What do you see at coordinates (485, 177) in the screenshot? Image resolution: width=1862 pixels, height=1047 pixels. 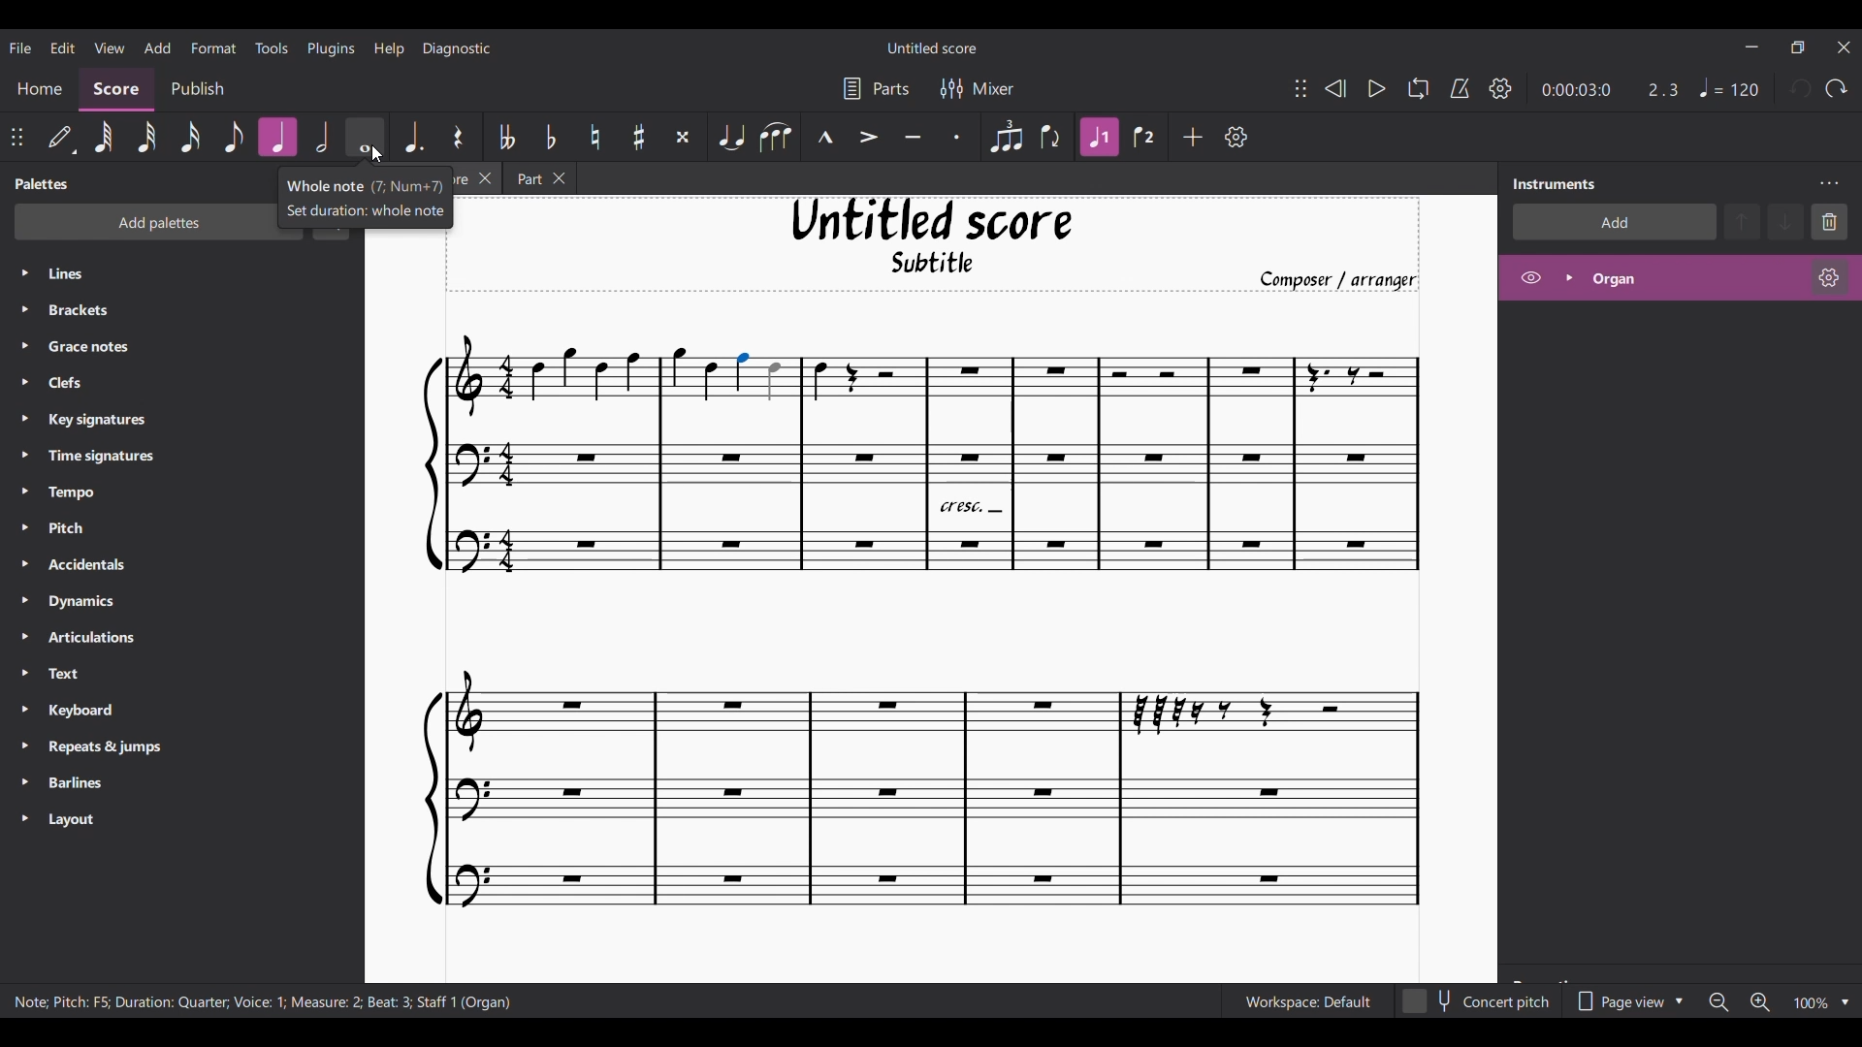 I see `Close current tab` at bounding box center [485, 177].